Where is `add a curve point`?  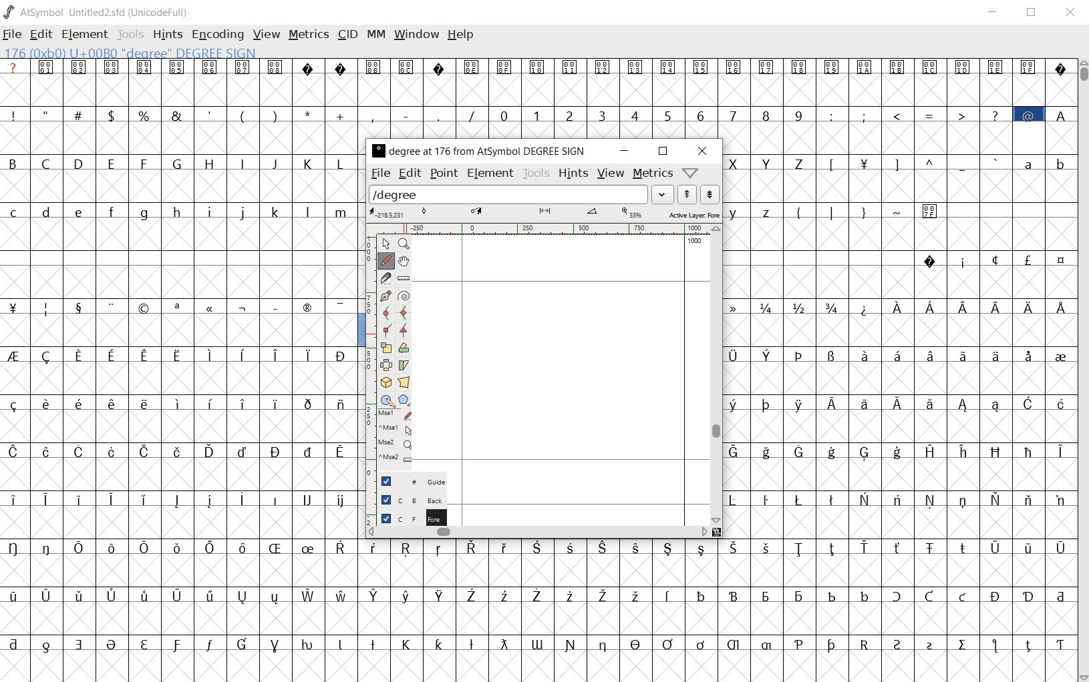
add a curve point is located at coordinates (386, 313).